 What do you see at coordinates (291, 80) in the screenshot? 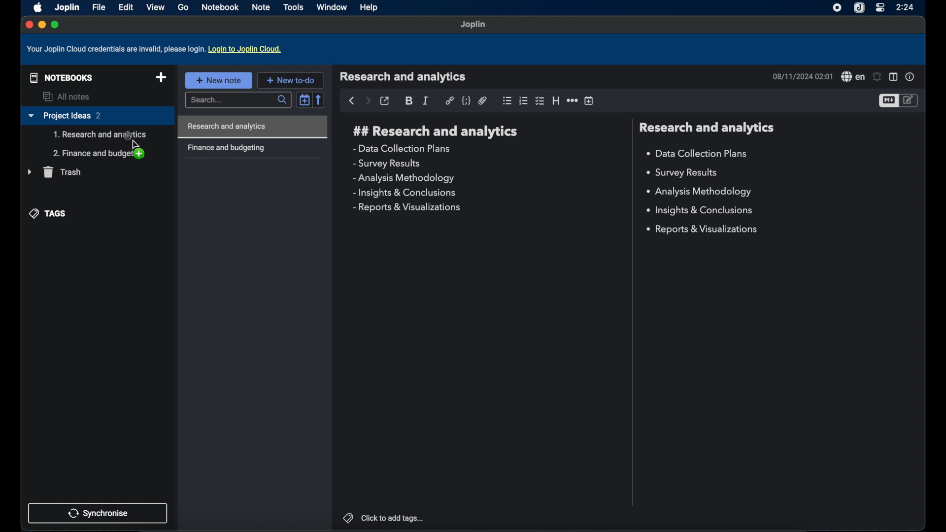
I see `new to-do` at bounding box center [291, 80].